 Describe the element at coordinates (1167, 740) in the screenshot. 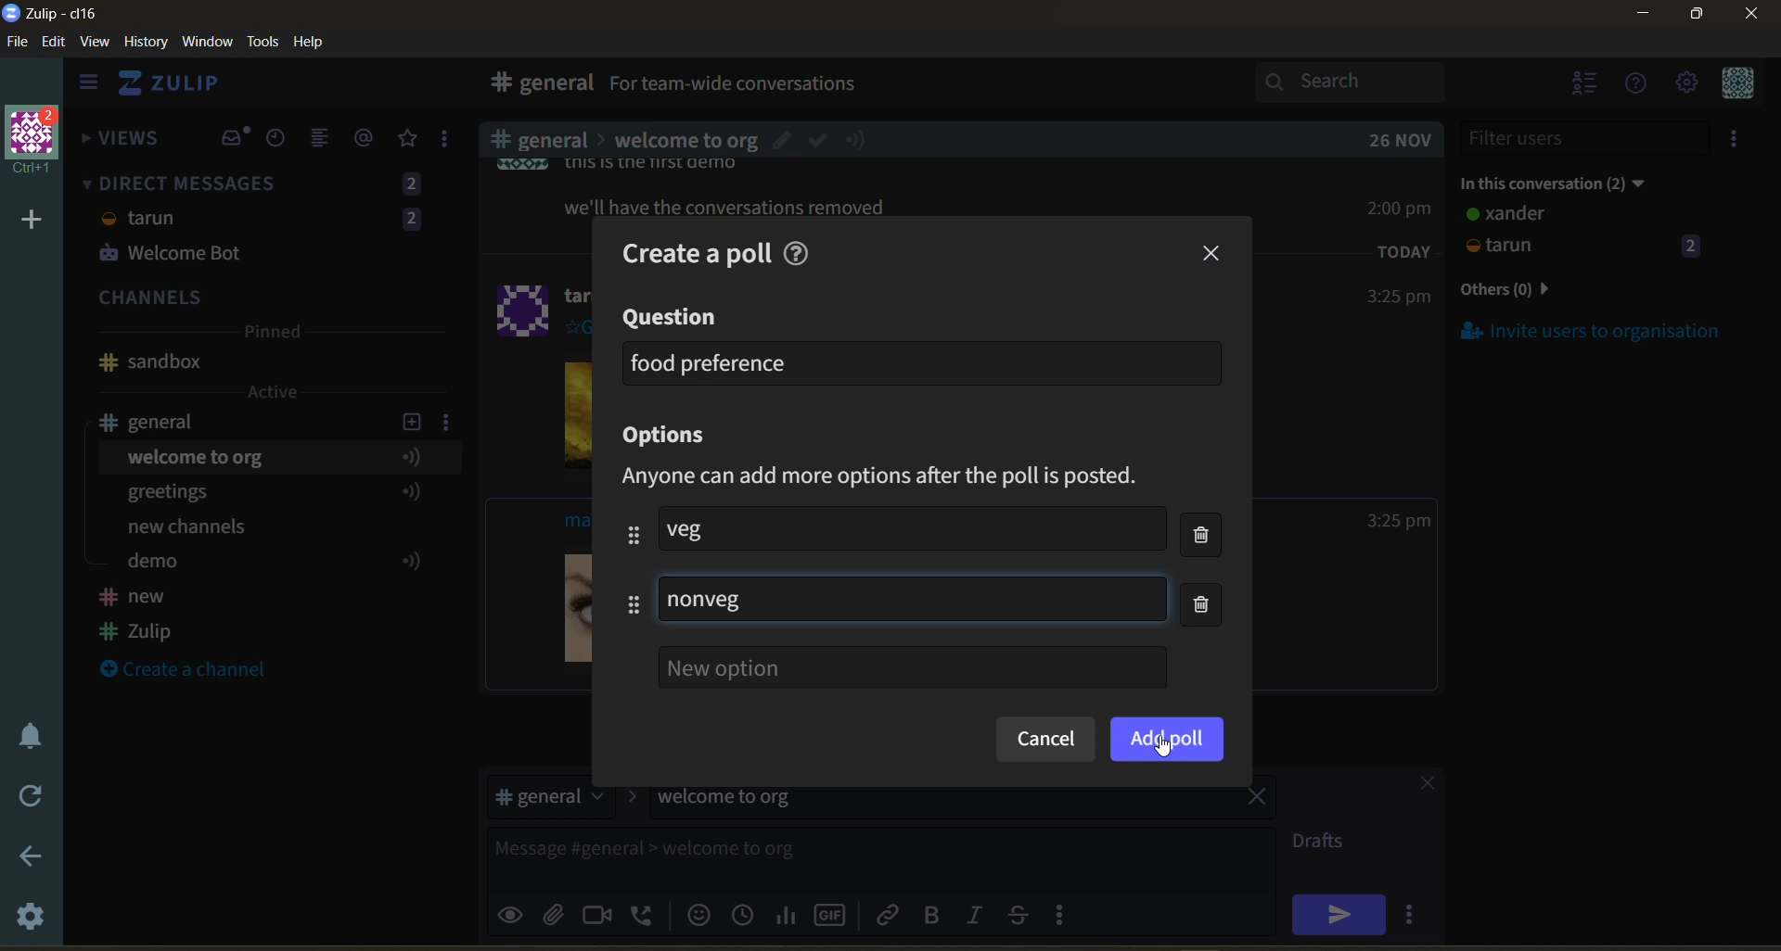

I see `` at that location.